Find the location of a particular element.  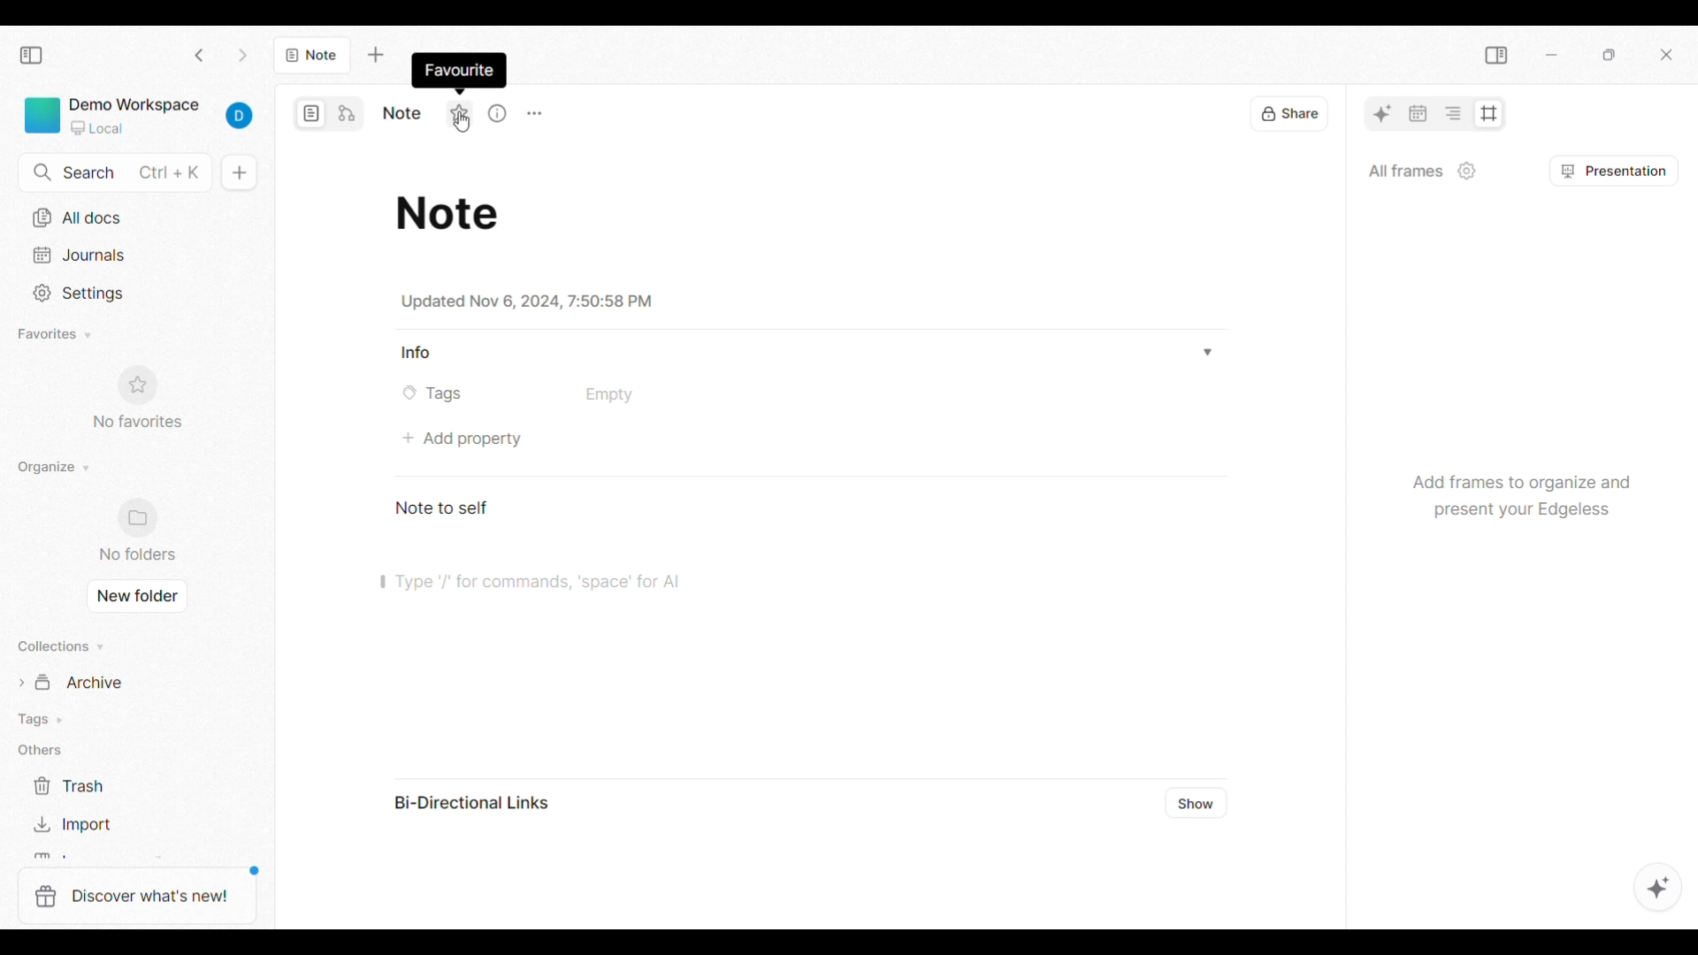

Collections + is located at coordinates (62, 646).